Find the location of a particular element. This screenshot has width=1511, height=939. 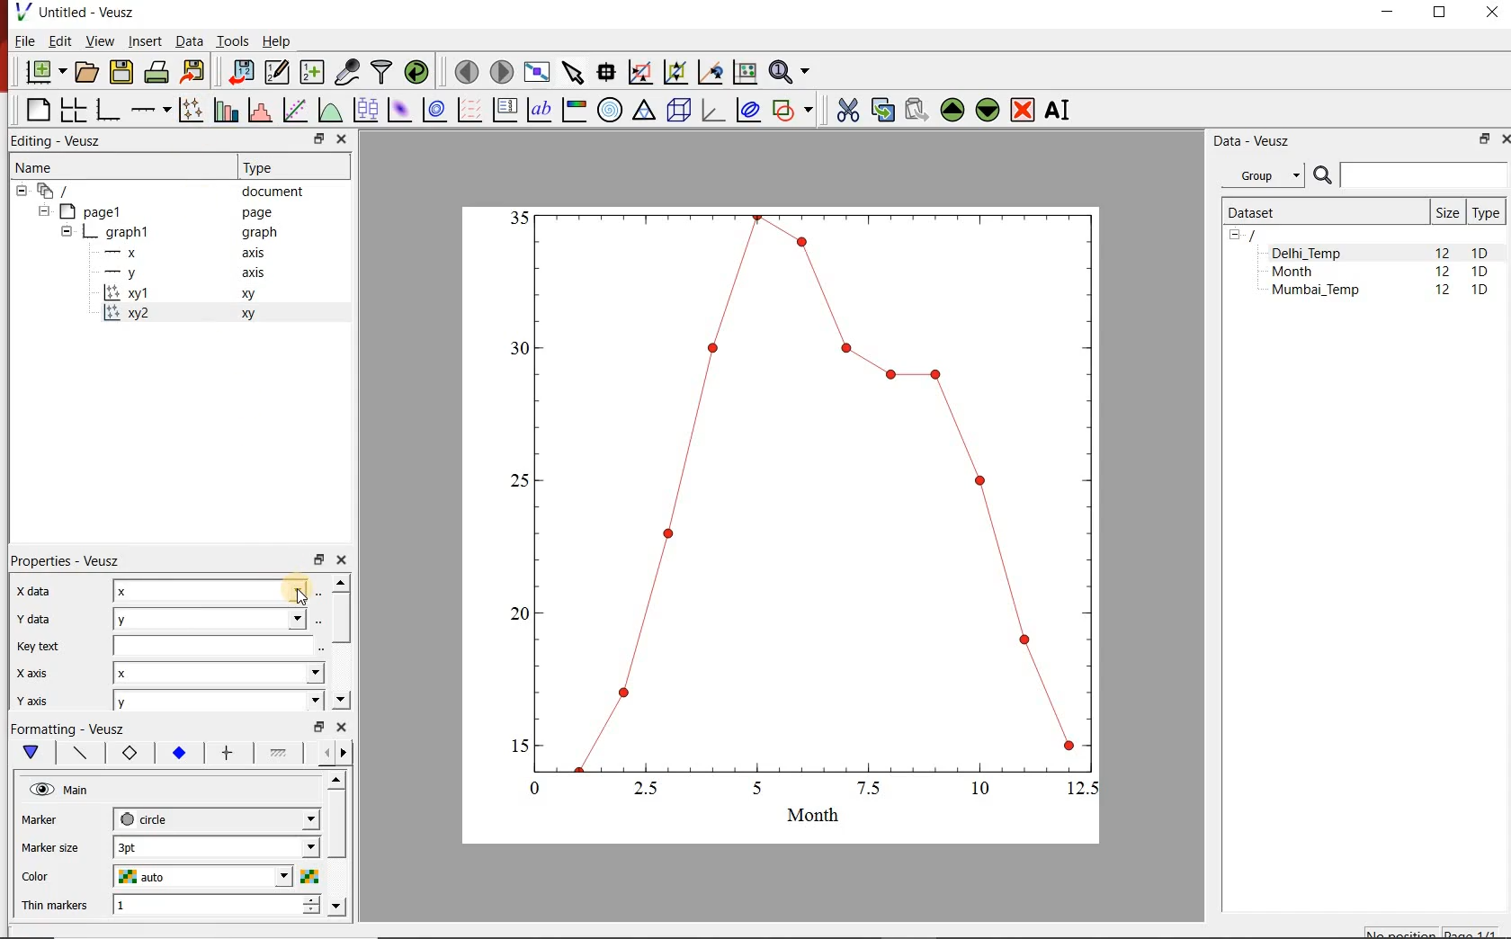

move the selected widget up is located at coordinates (952, 110).